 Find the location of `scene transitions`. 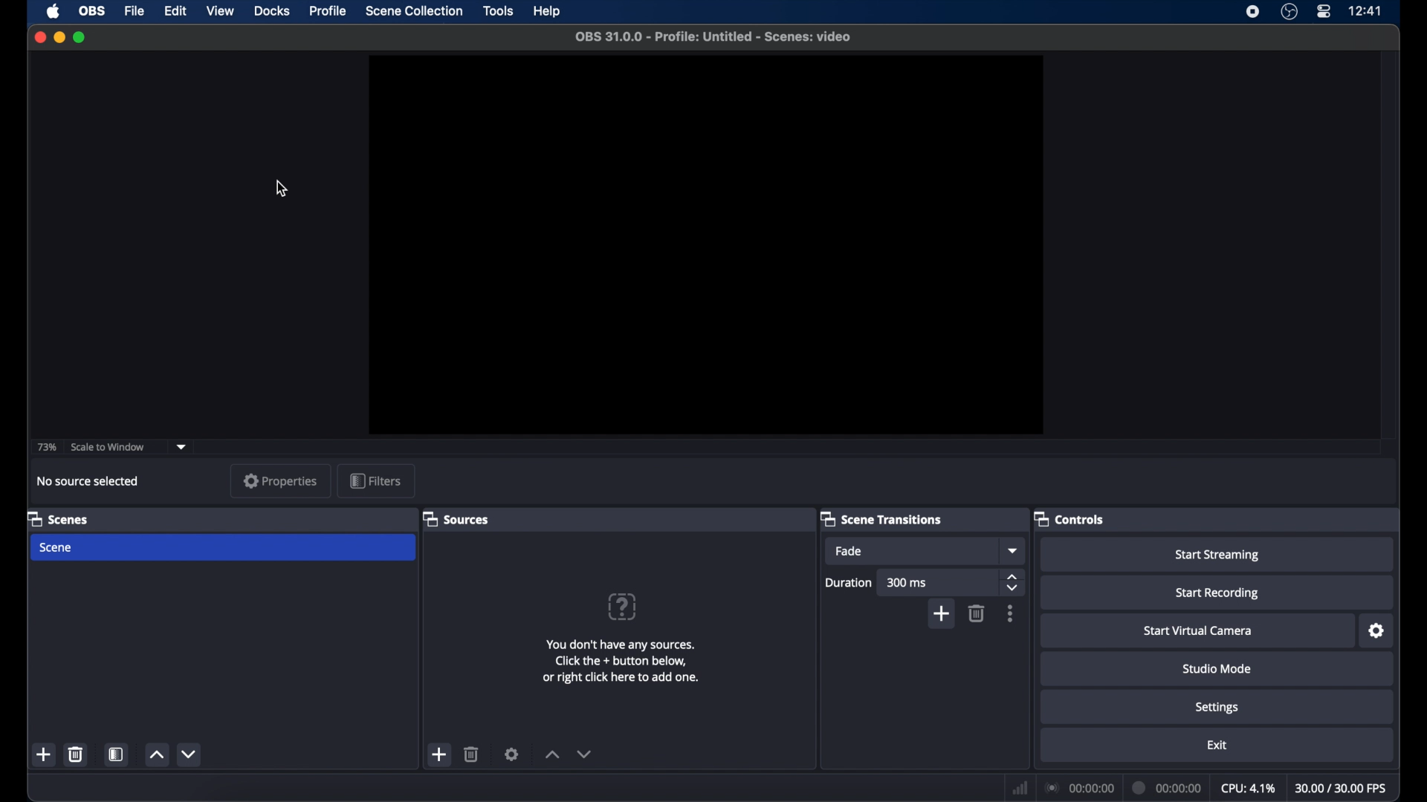

scene transitions is located at coordinates (884, 518).